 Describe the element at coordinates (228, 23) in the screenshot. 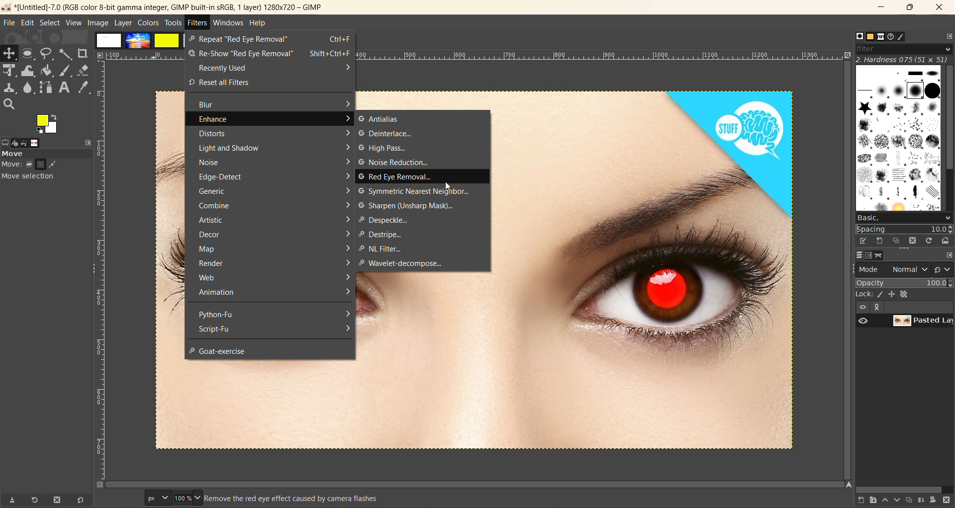

I see `windows` at that location.